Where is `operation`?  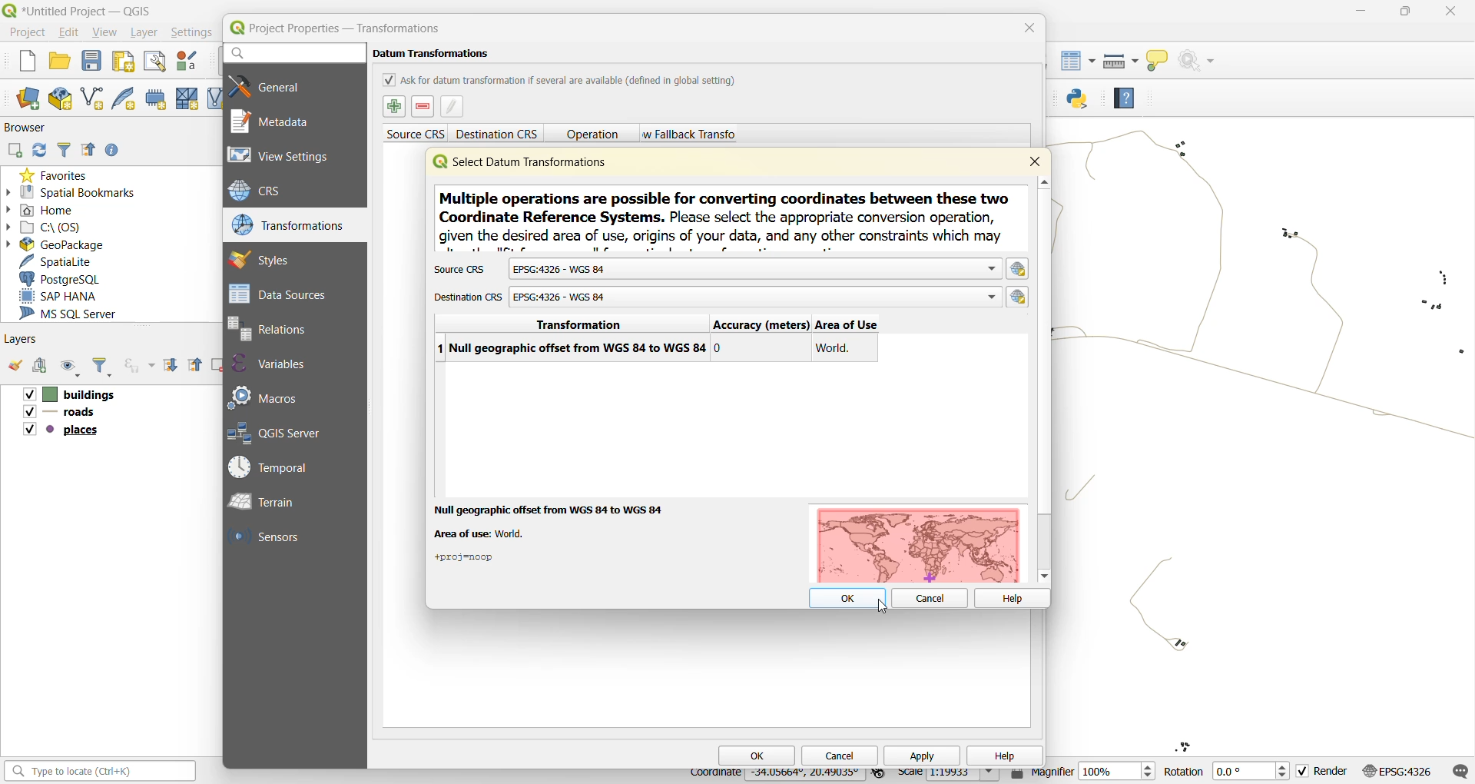 operation is located at coordinates (596, 132).